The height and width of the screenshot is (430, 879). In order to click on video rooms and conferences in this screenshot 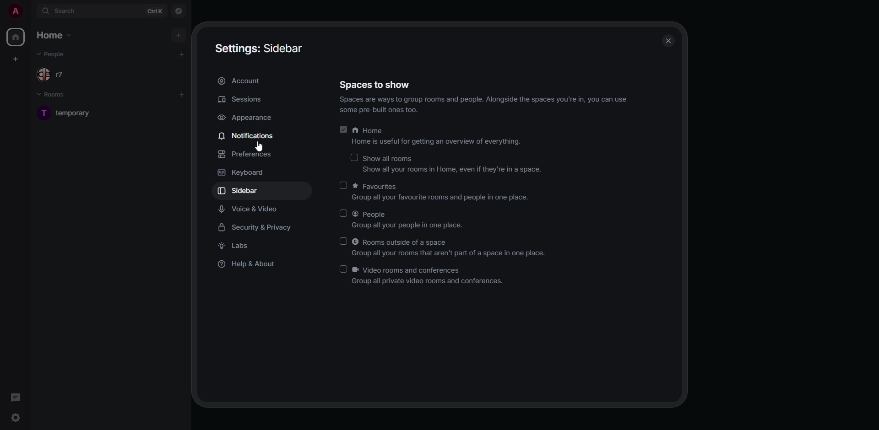, I will do `click(429, 276)`.